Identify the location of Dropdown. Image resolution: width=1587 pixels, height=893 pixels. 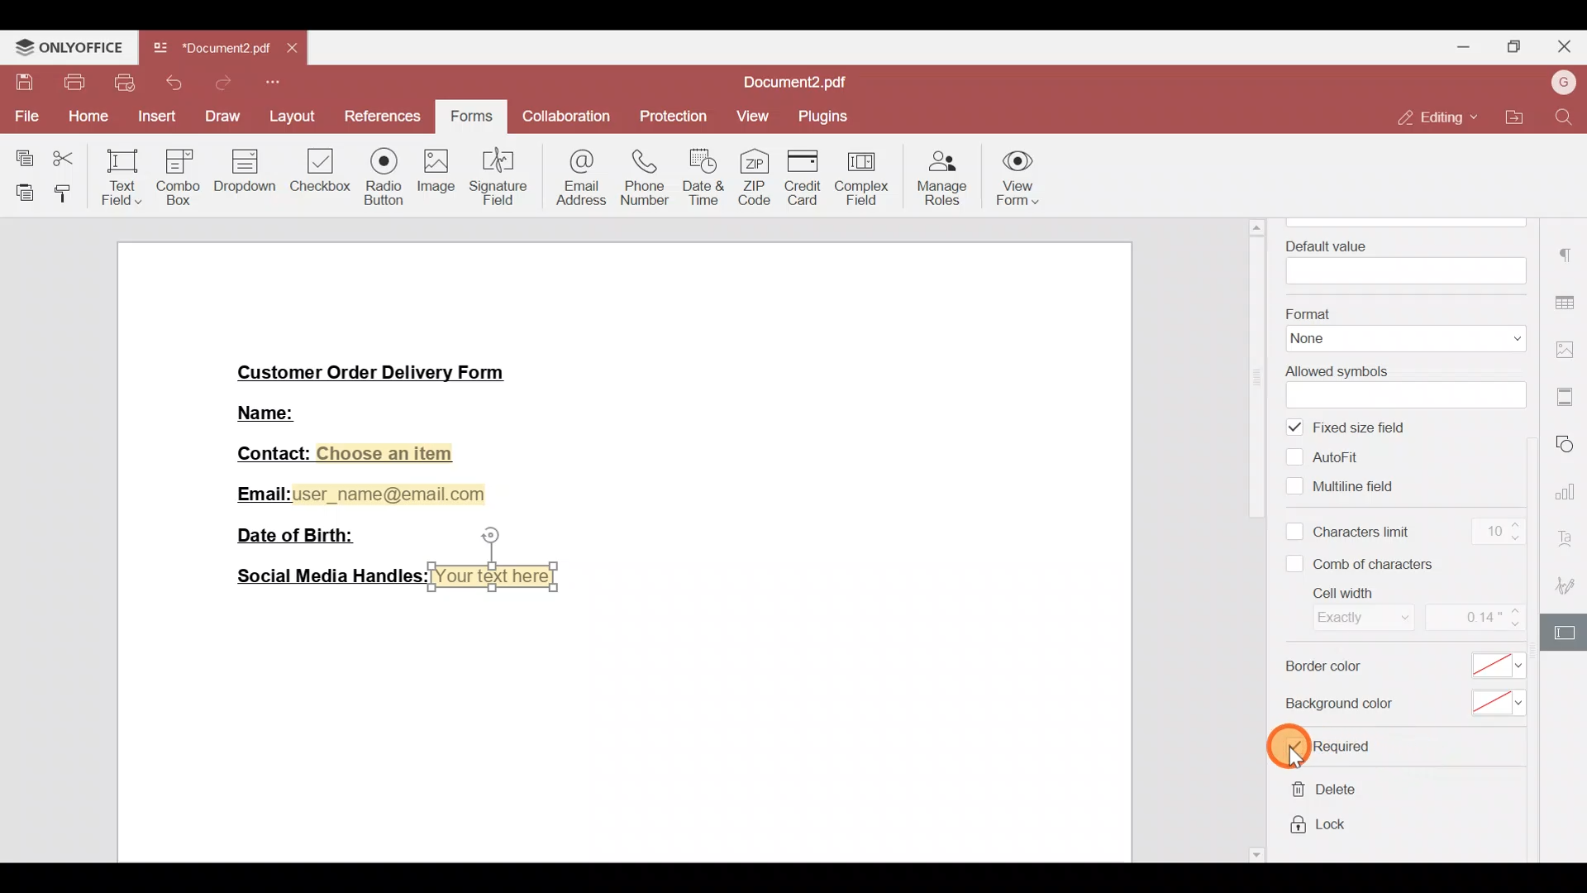
(247, 172).